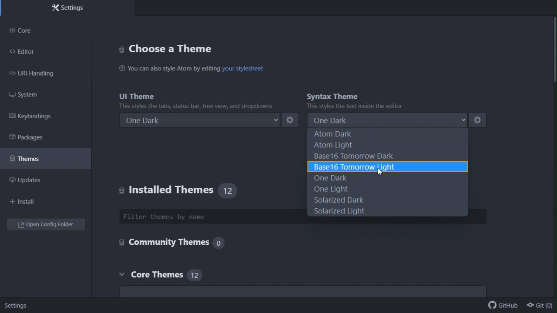 The width and height of the screenshot is (557, 313). I want to click on vertical scroll bar, so click(554, 51).